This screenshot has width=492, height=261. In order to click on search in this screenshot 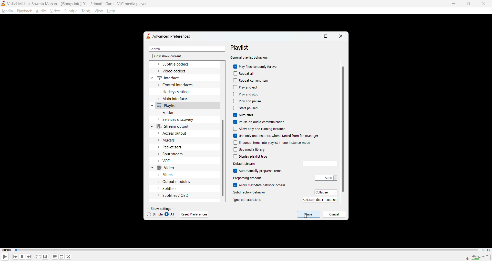, I will do `click(185, 49)`.